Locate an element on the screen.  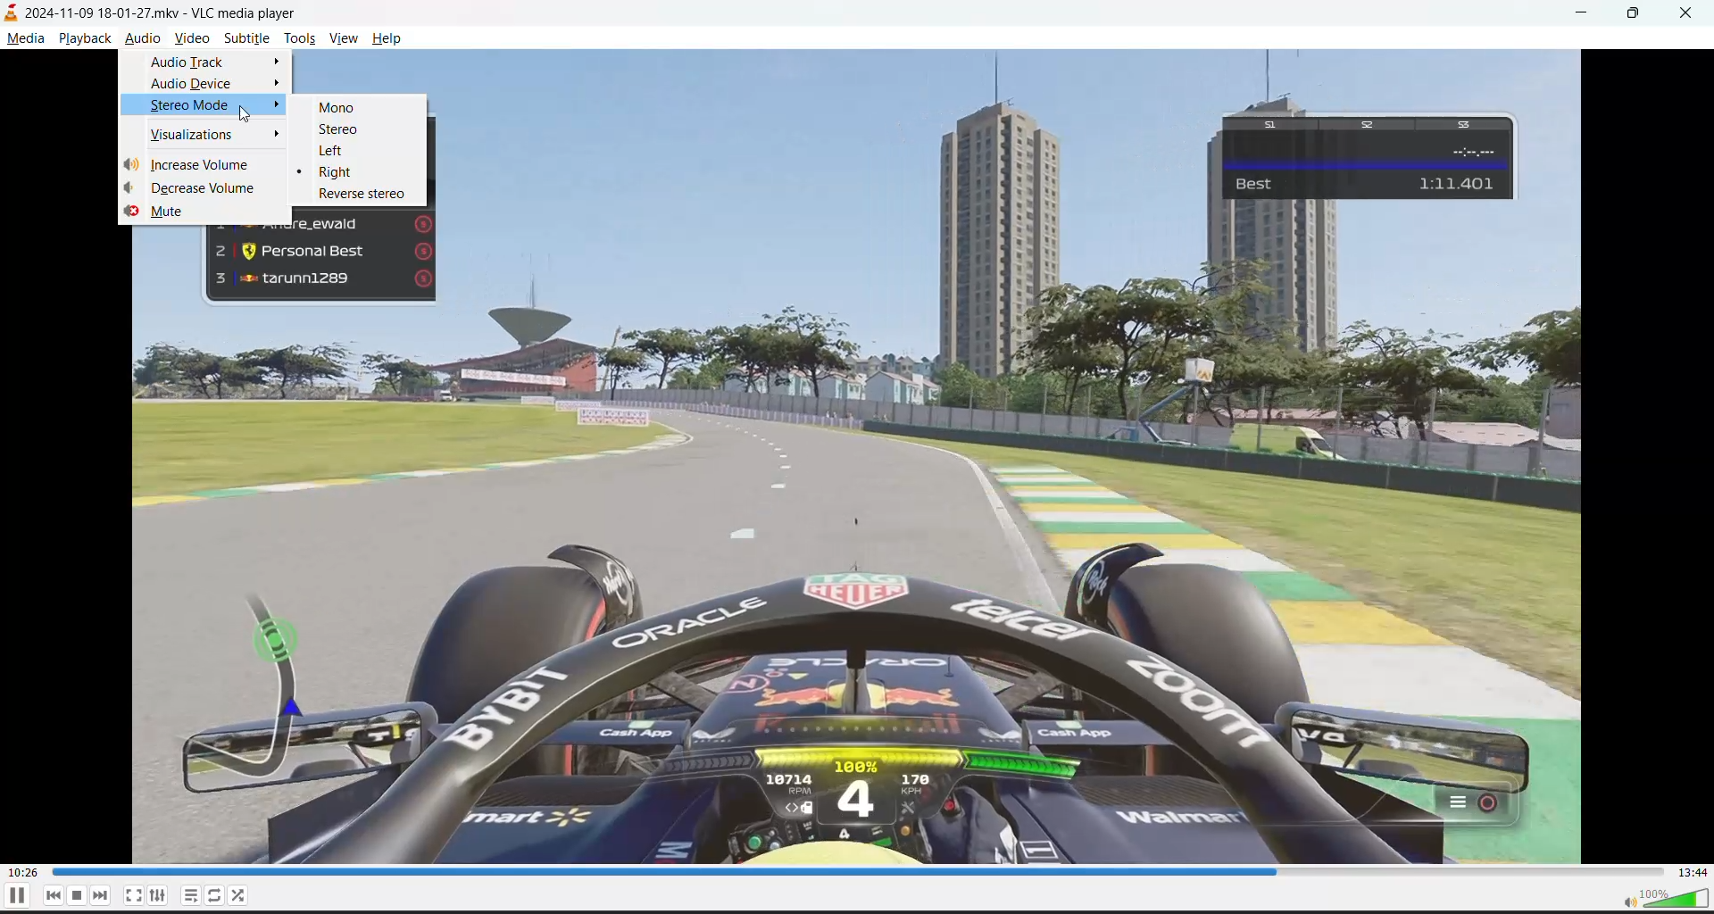
minimize is located at coordinates (1588, 13).